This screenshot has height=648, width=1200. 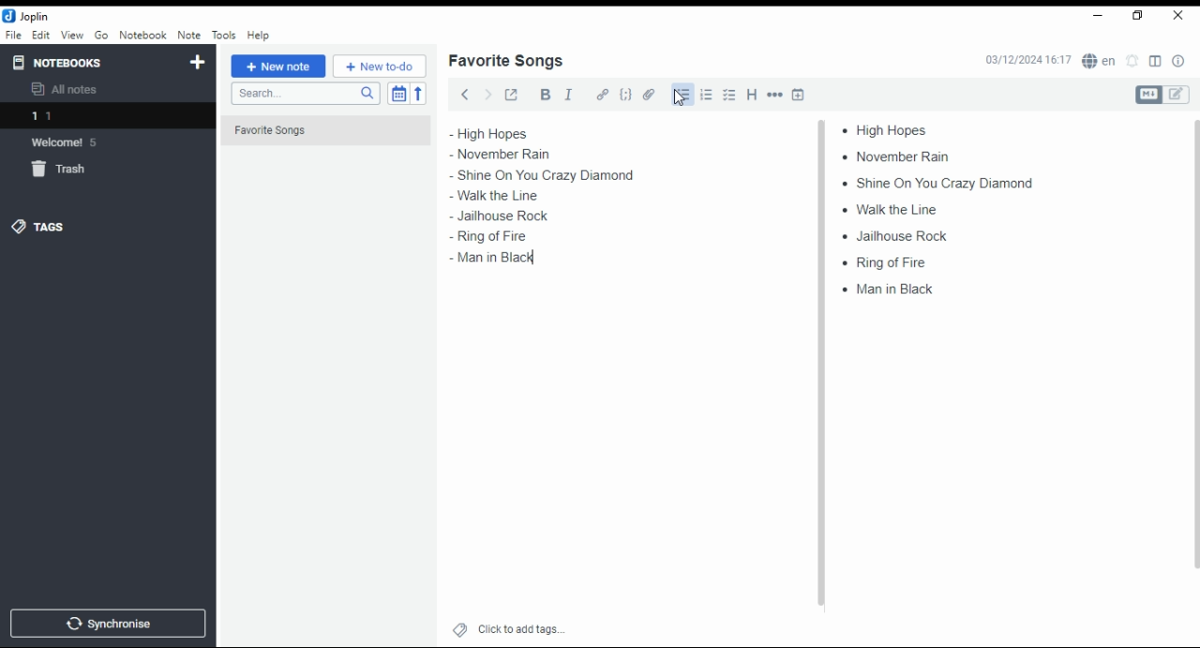 I want to click on walk ta line, so click(x=892, y=208).